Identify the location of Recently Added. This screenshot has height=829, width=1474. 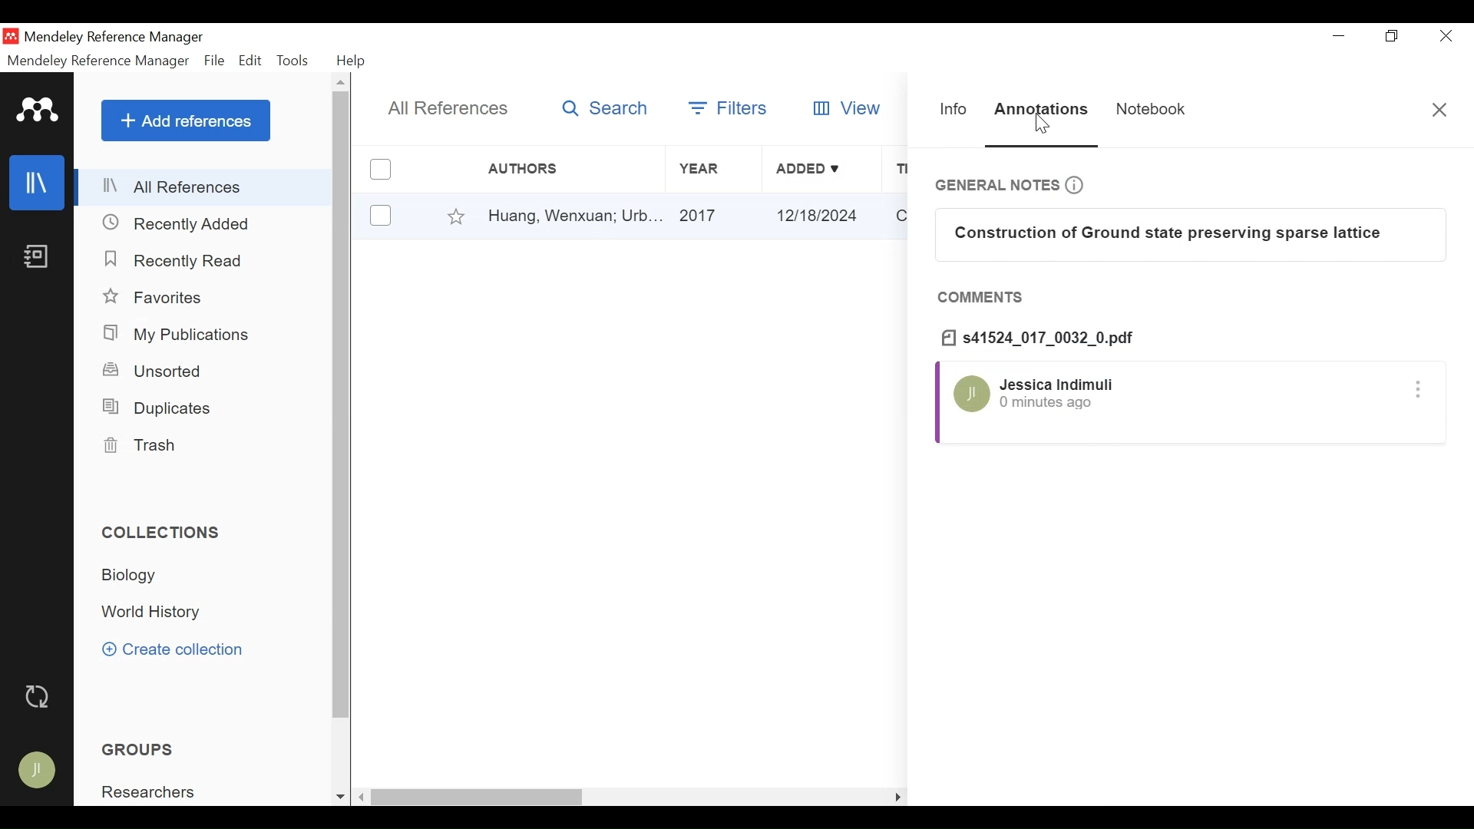
(177, 223).